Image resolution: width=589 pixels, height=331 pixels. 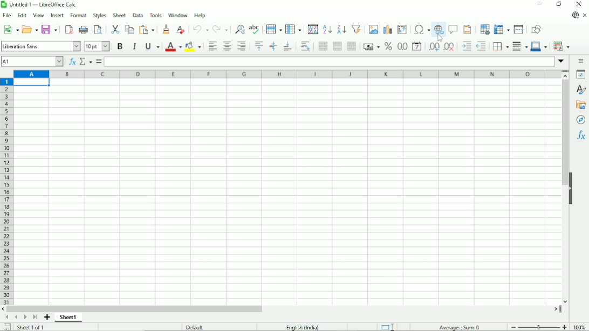 I want to click on Bold, so click(x=120, y=46).